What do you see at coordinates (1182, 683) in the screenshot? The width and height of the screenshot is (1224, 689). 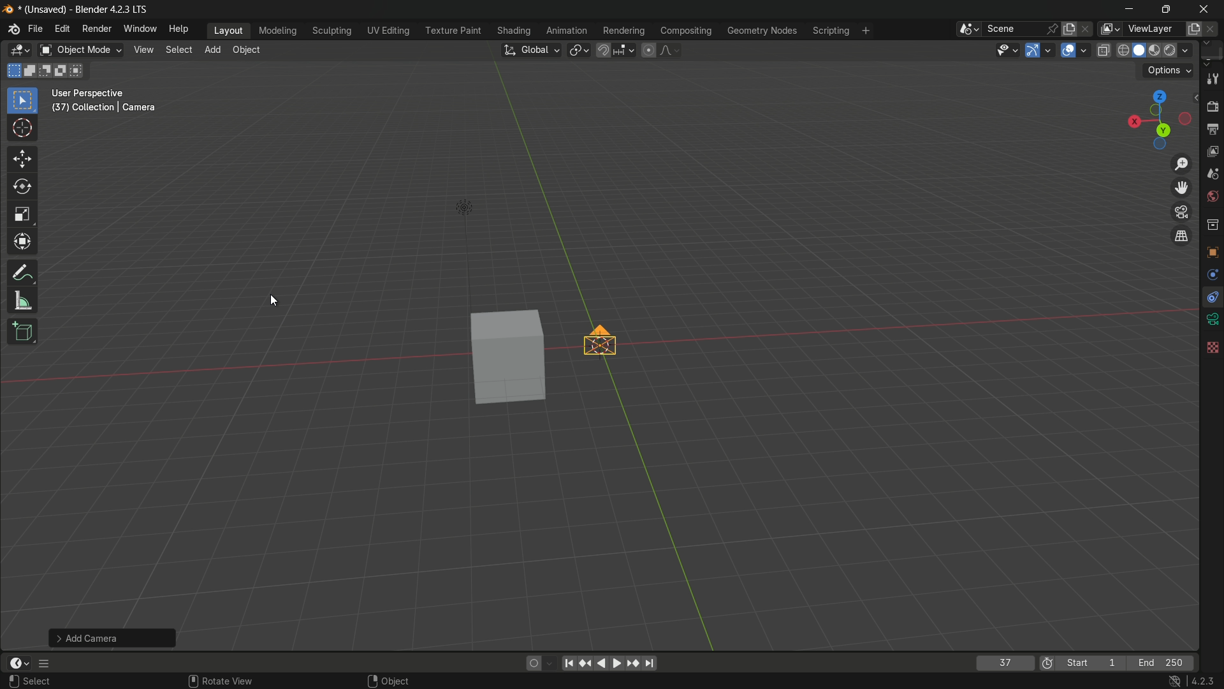 I see `4.2.3` at bounding box center [1182, 683].